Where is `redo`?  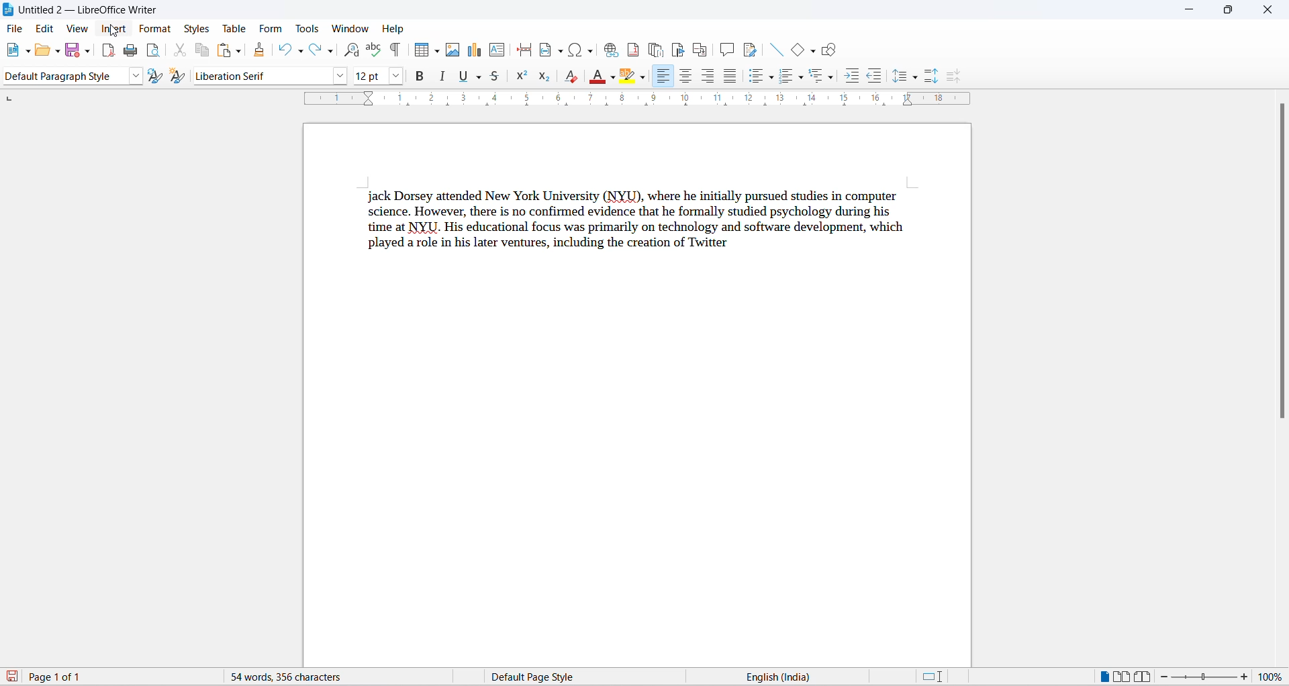
redo is located at coordinates (316, 48).